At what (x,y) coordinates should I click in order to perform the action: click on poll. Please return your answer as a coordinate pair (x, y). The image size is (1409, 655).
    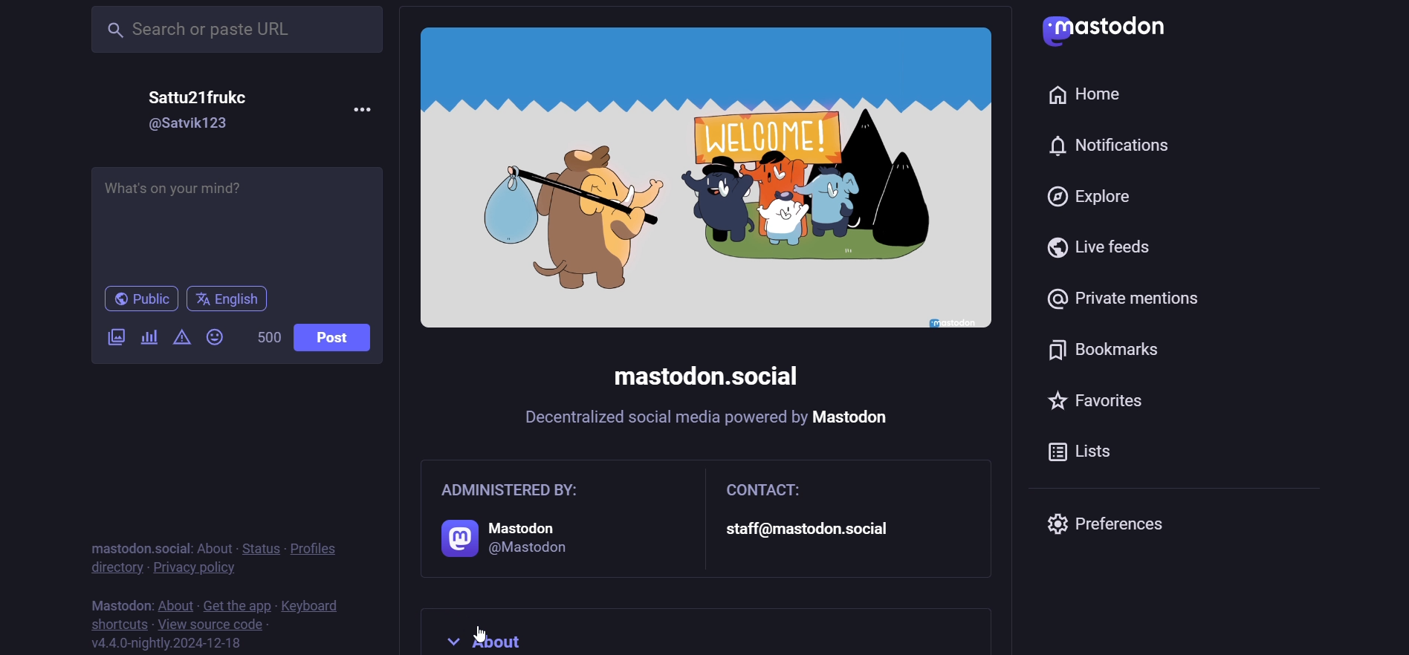
    Looking at the image, I should click on (149, 339).